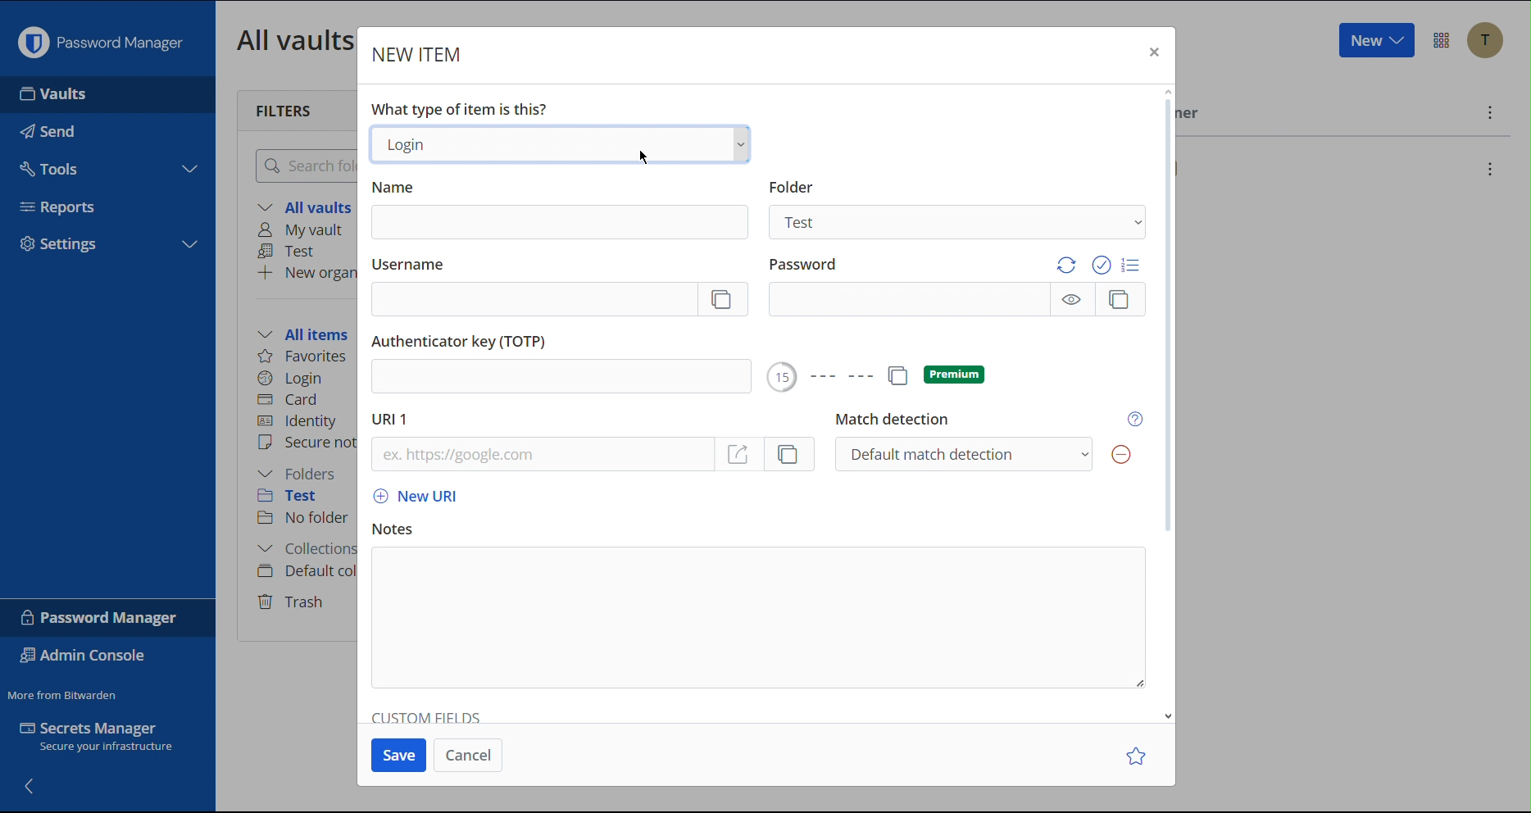  I want to click on Search Folder, so click(302, 165).